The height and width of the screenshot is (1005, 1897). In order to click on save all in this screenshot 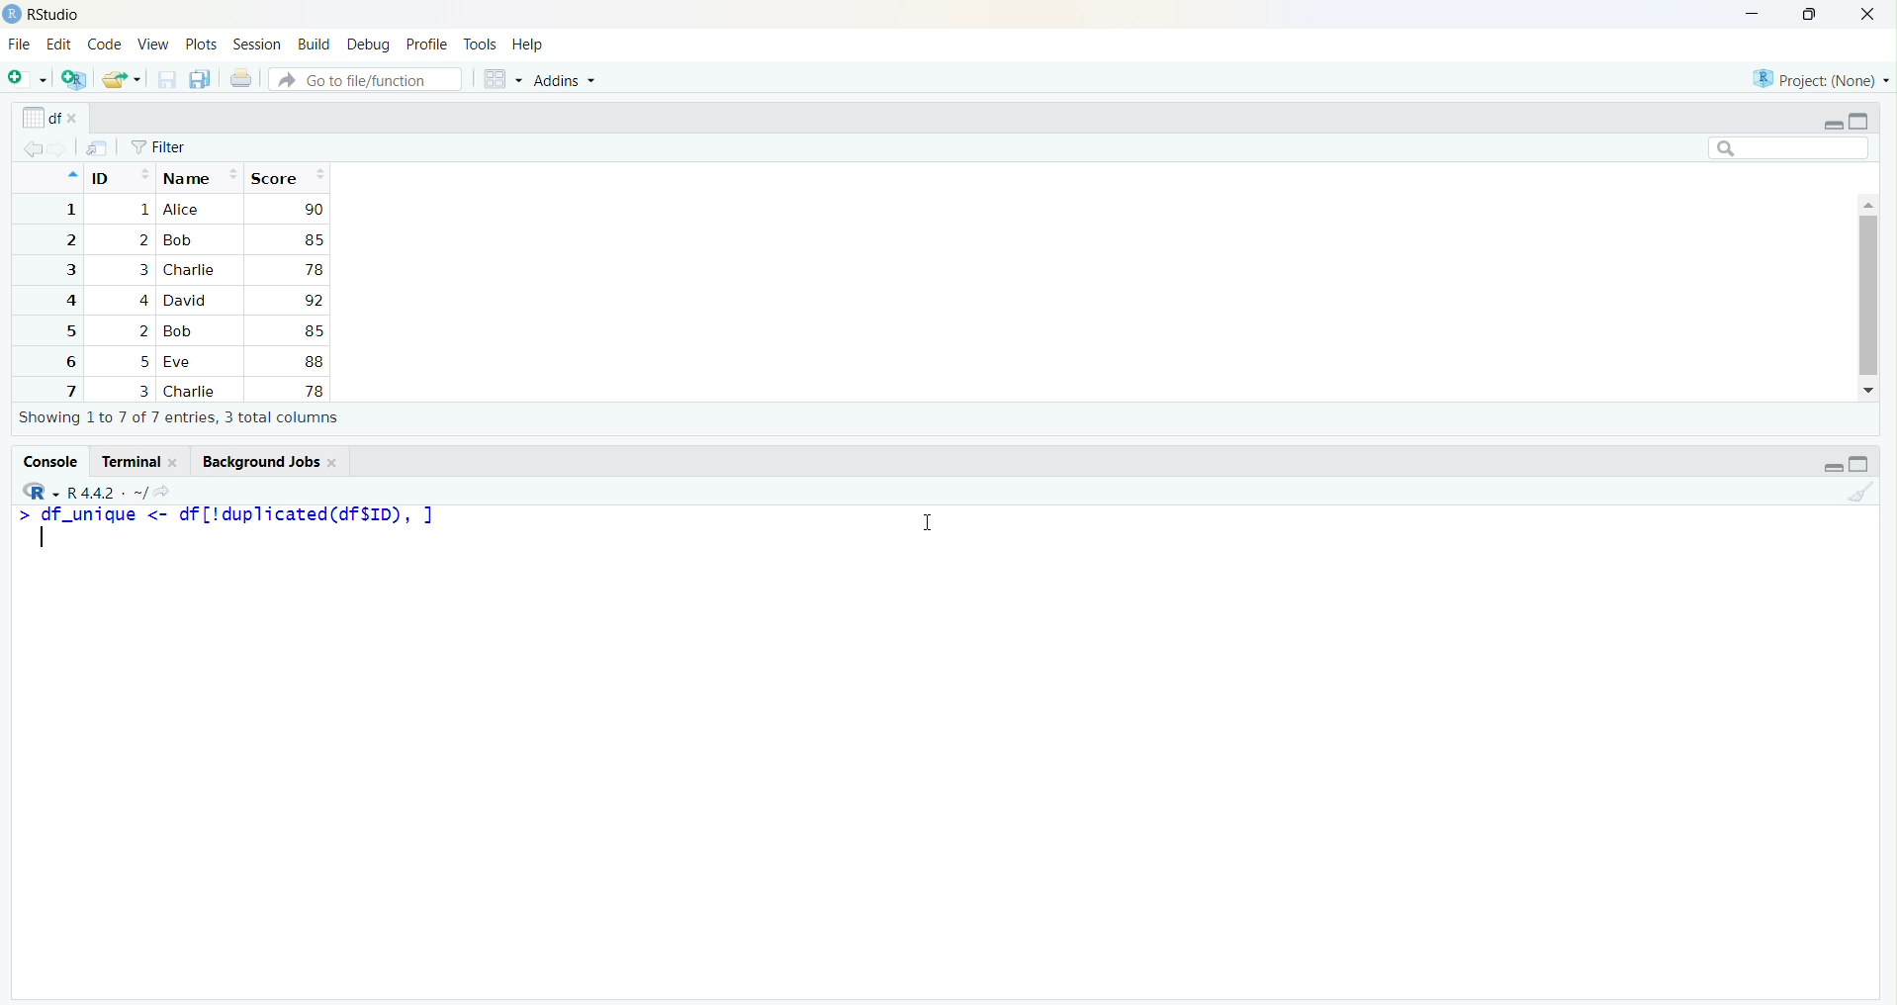, I will do `click(202, 80)`.